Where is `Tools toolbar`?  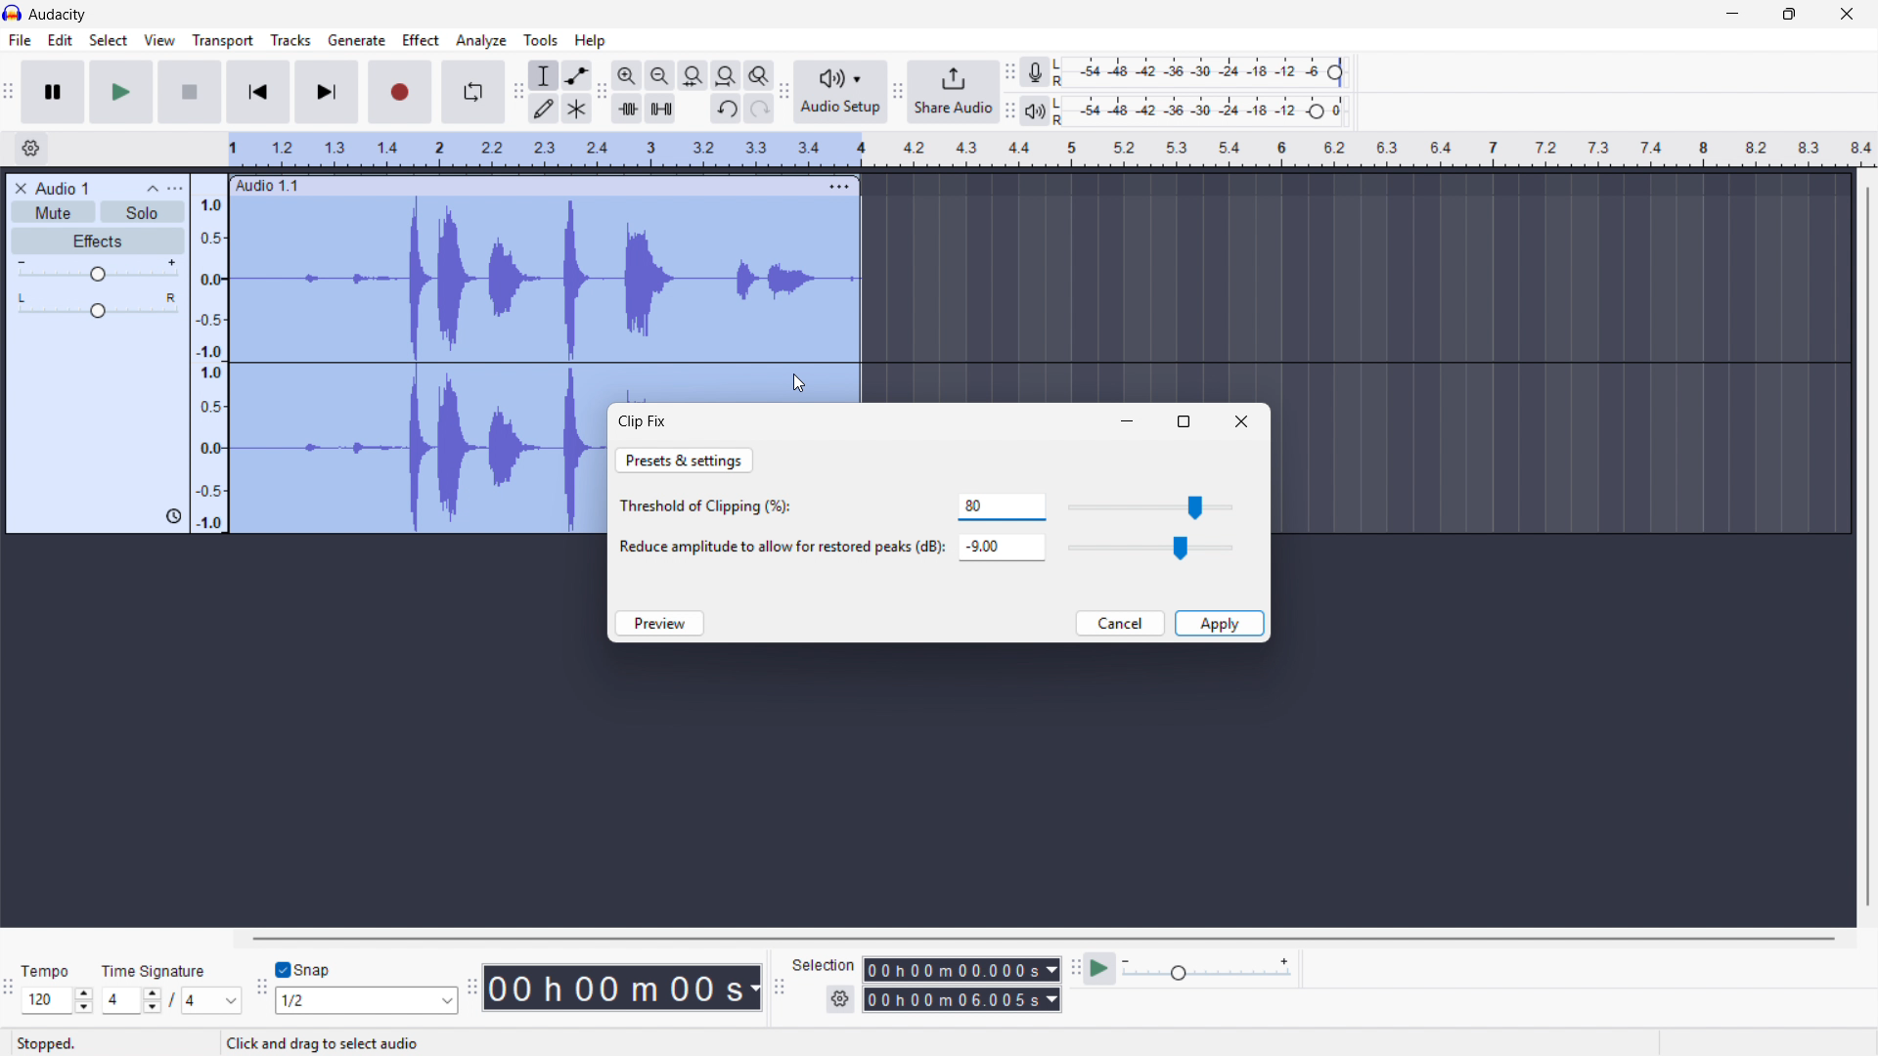
Tools toolbar is located at coordinates (518, 92).